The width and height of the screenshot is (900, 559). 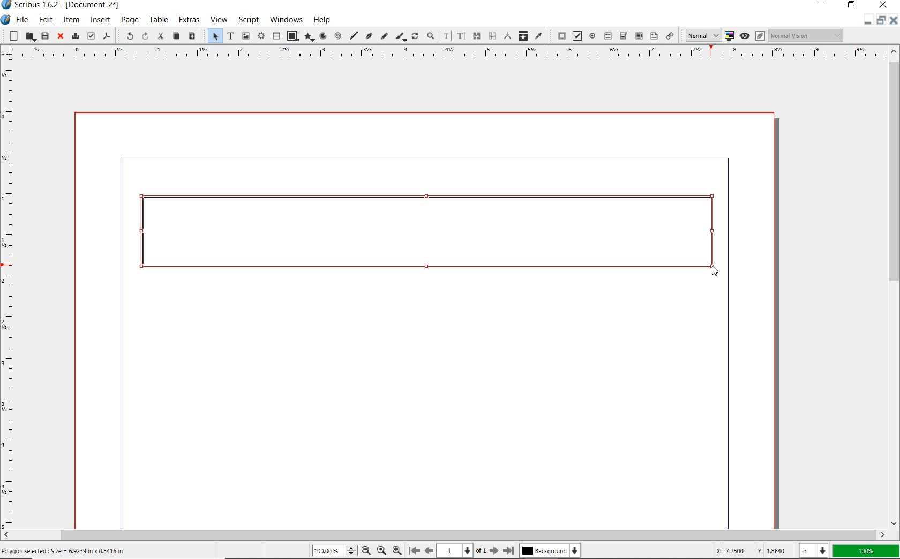 What do you see at coordinates (370, 36) in the screenshot?
I see `Bezier curve` at bounding box center [370, 36].